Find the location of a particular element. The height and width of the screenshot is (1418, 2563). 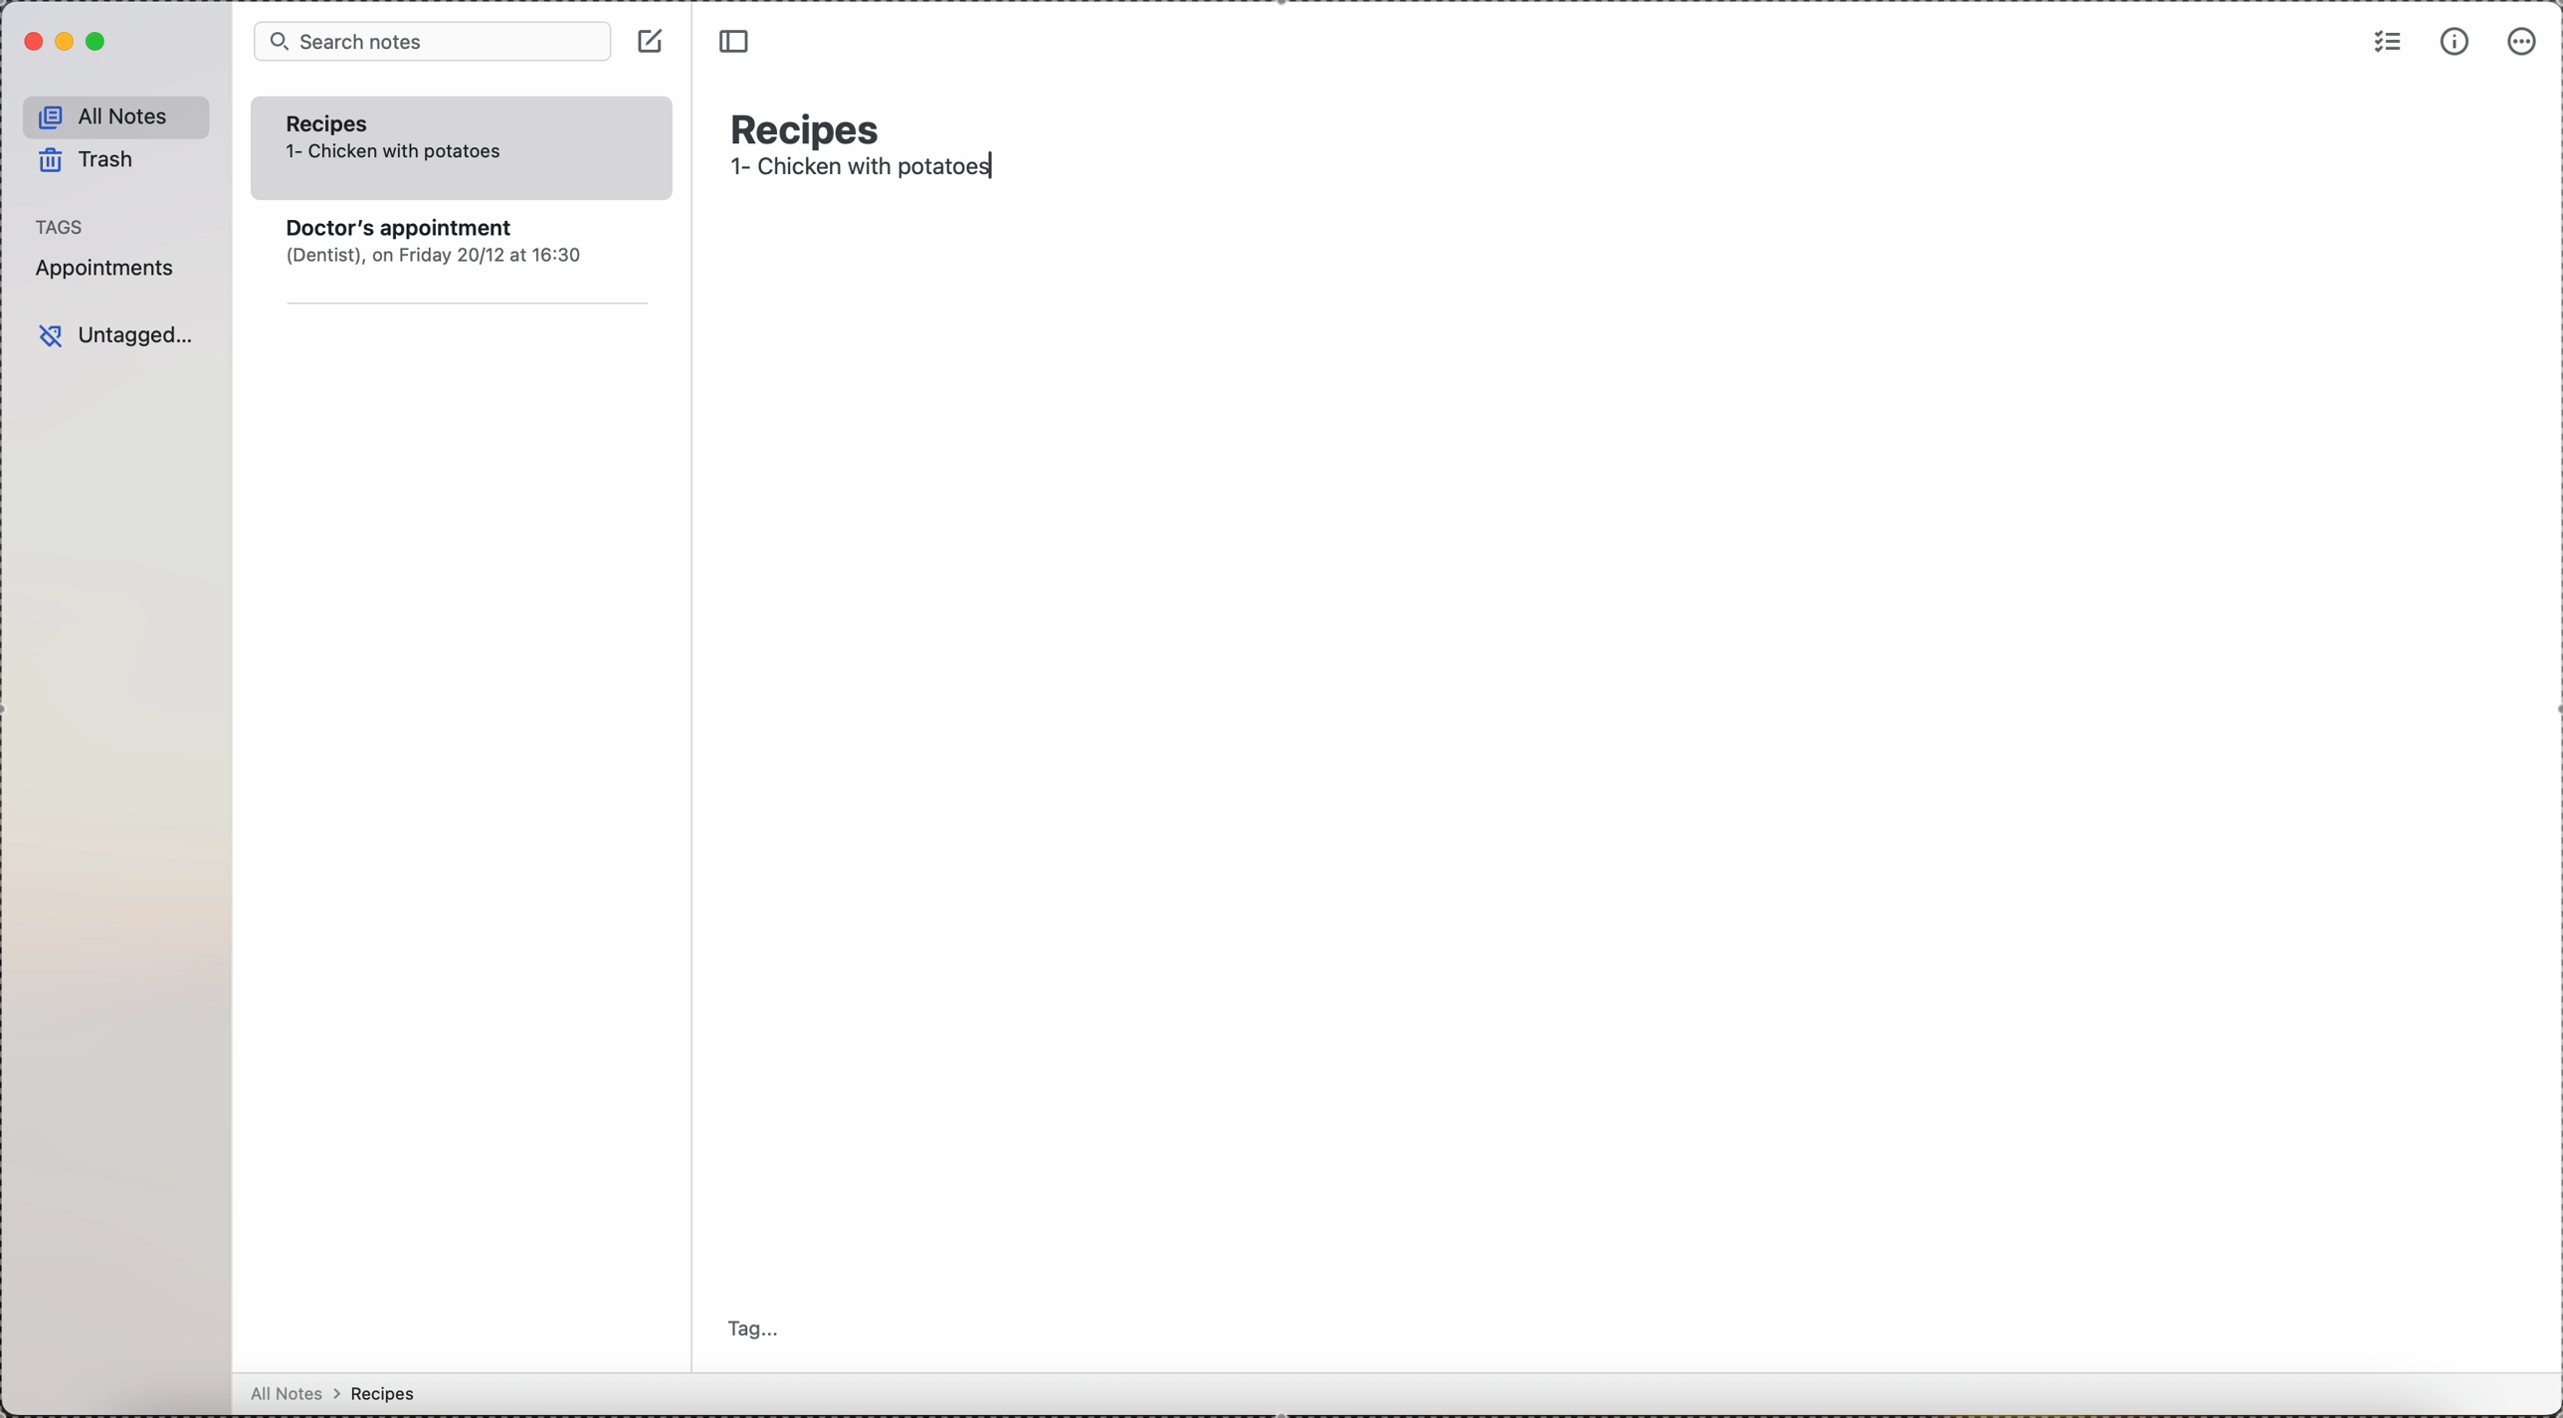

tags is located at coordinates (59, 224).